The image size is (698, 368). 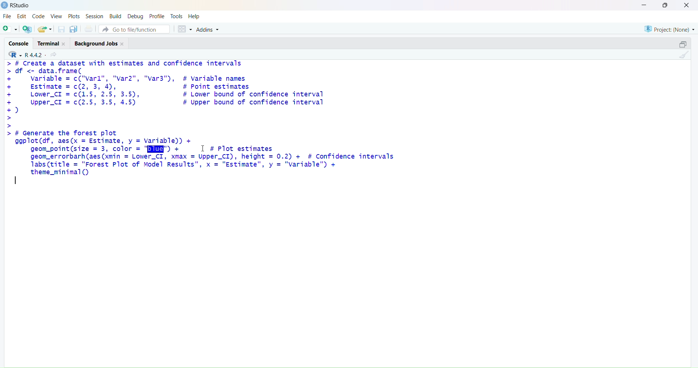 What do you see at coordinates (135, 16) in the screenshot?
I see `Debug` at bounding box center [135, 16].